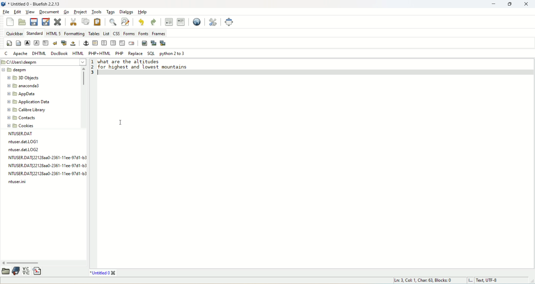 Image resolution: width=535 pixels, height=284 pixels. What do you see at coordinates (169, 21) in the screenshot?
I see `unindent` at bounding box center [169, 21].